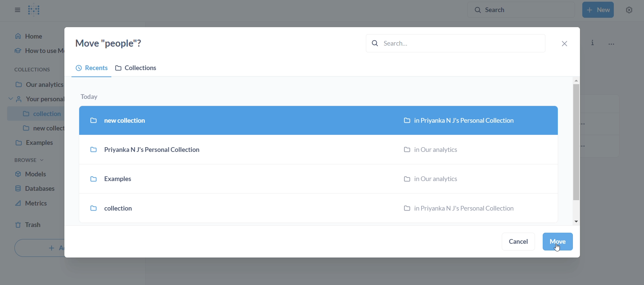  What do you see at coordinates (37, 10) in the screenshot?
I see `logo` at bounding box center [37, 10].